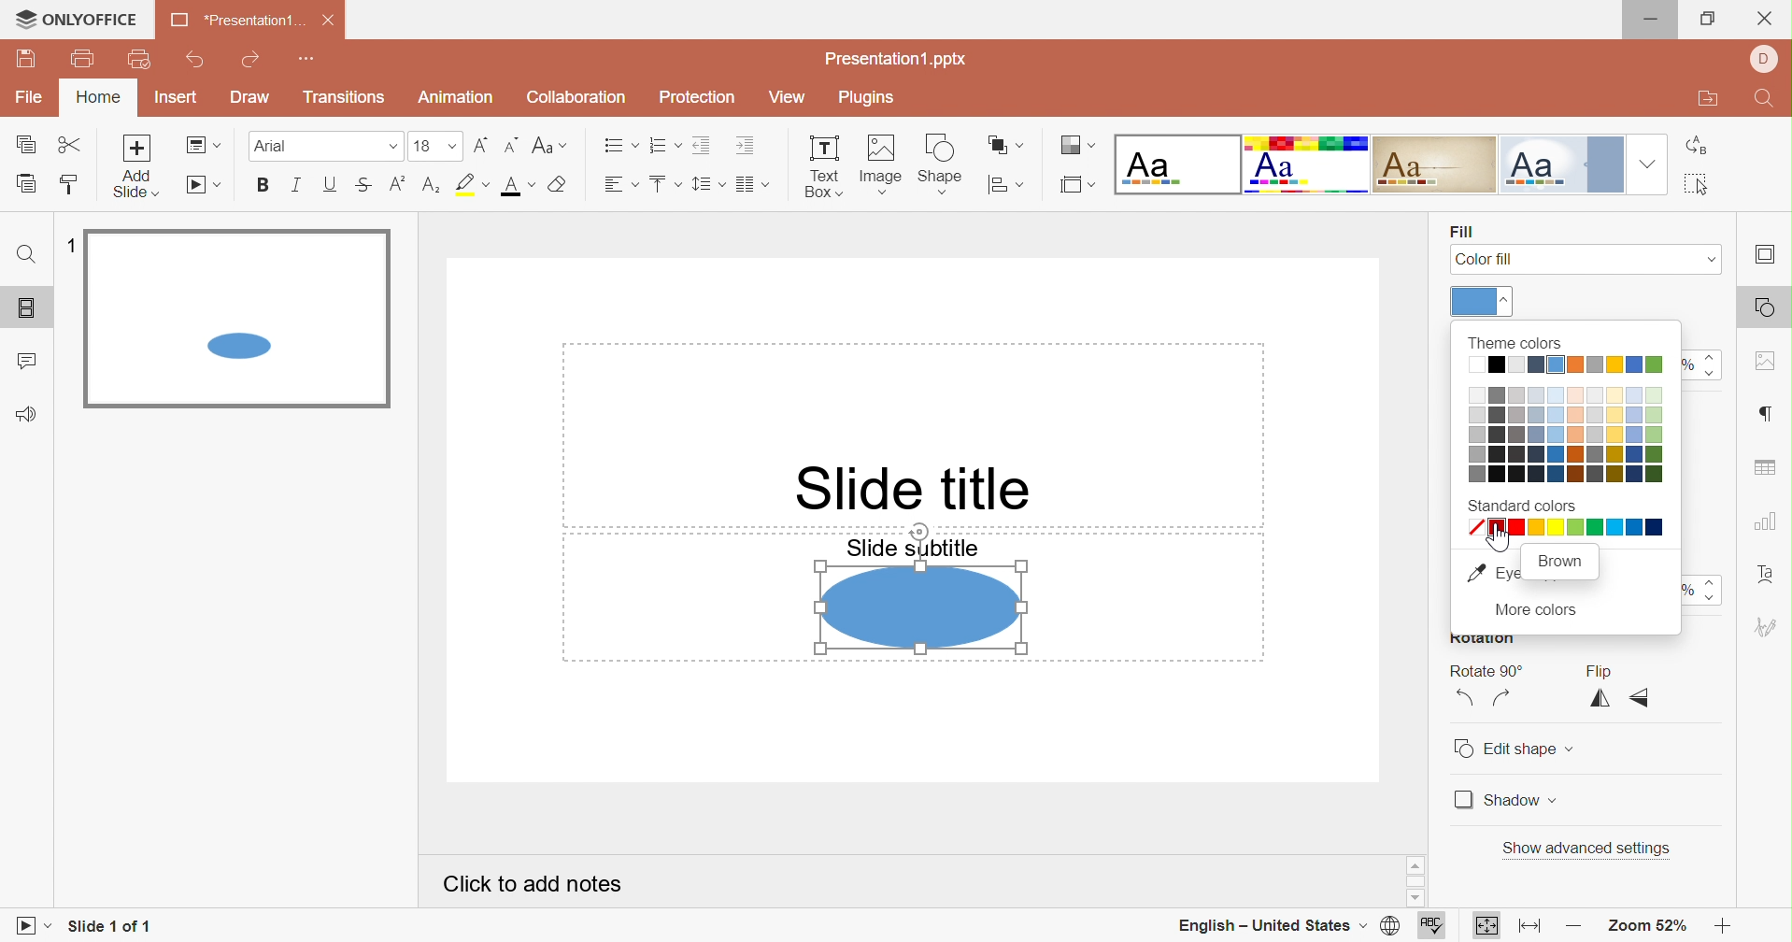 This screenshot has width=1792, height=942. Describe the element at coordinates (69, 143) in the screenshot. I see `Cut` at that location.